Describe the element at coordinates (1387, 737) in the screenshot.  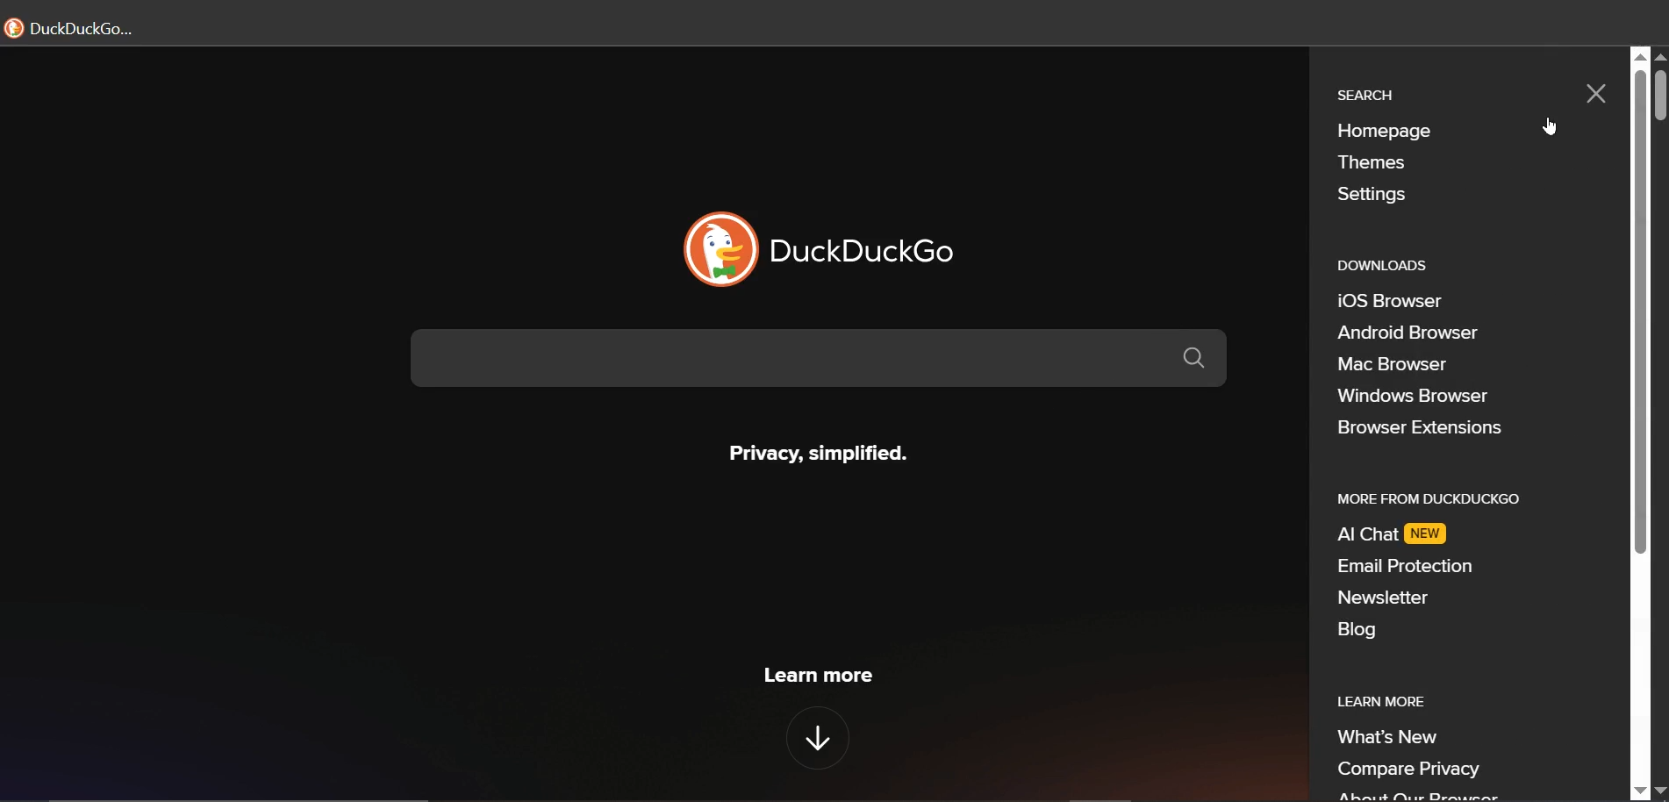
I see `What's New` at that location.